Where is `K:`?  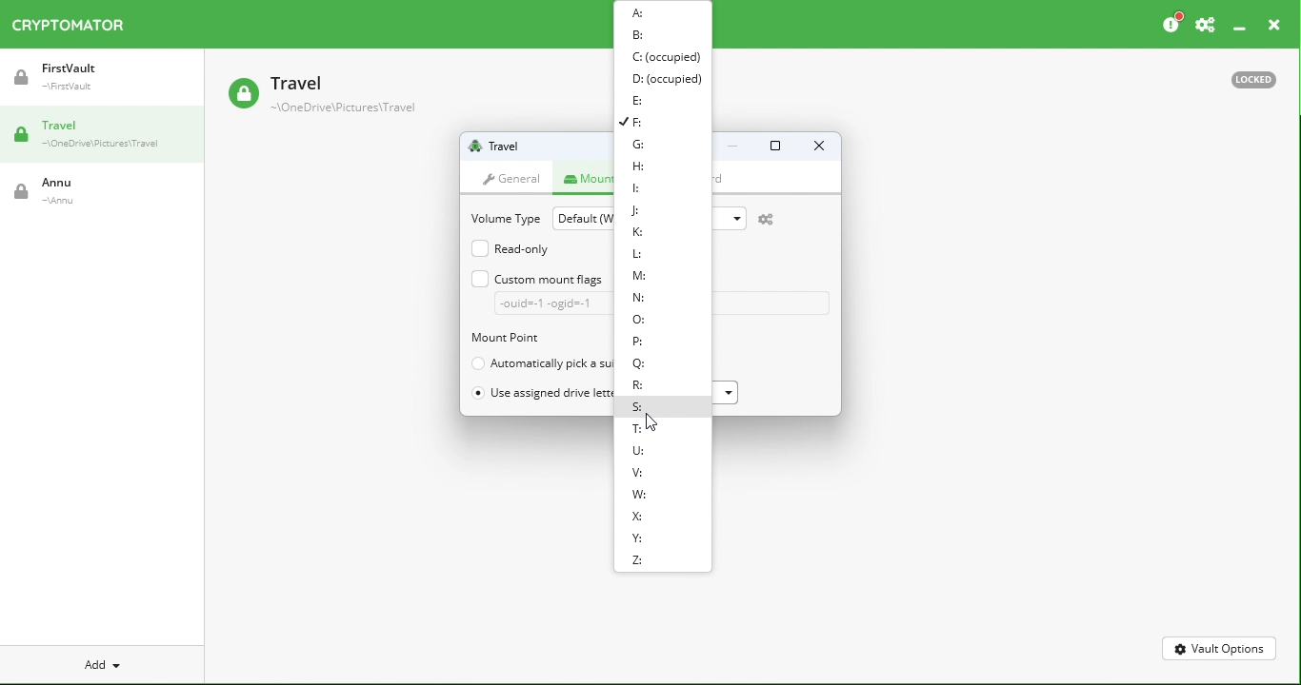 K: is located at coordinates (633, 230).